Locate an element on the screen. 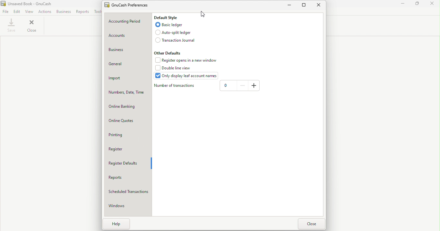  Windows is located at coordinates (128, 205).